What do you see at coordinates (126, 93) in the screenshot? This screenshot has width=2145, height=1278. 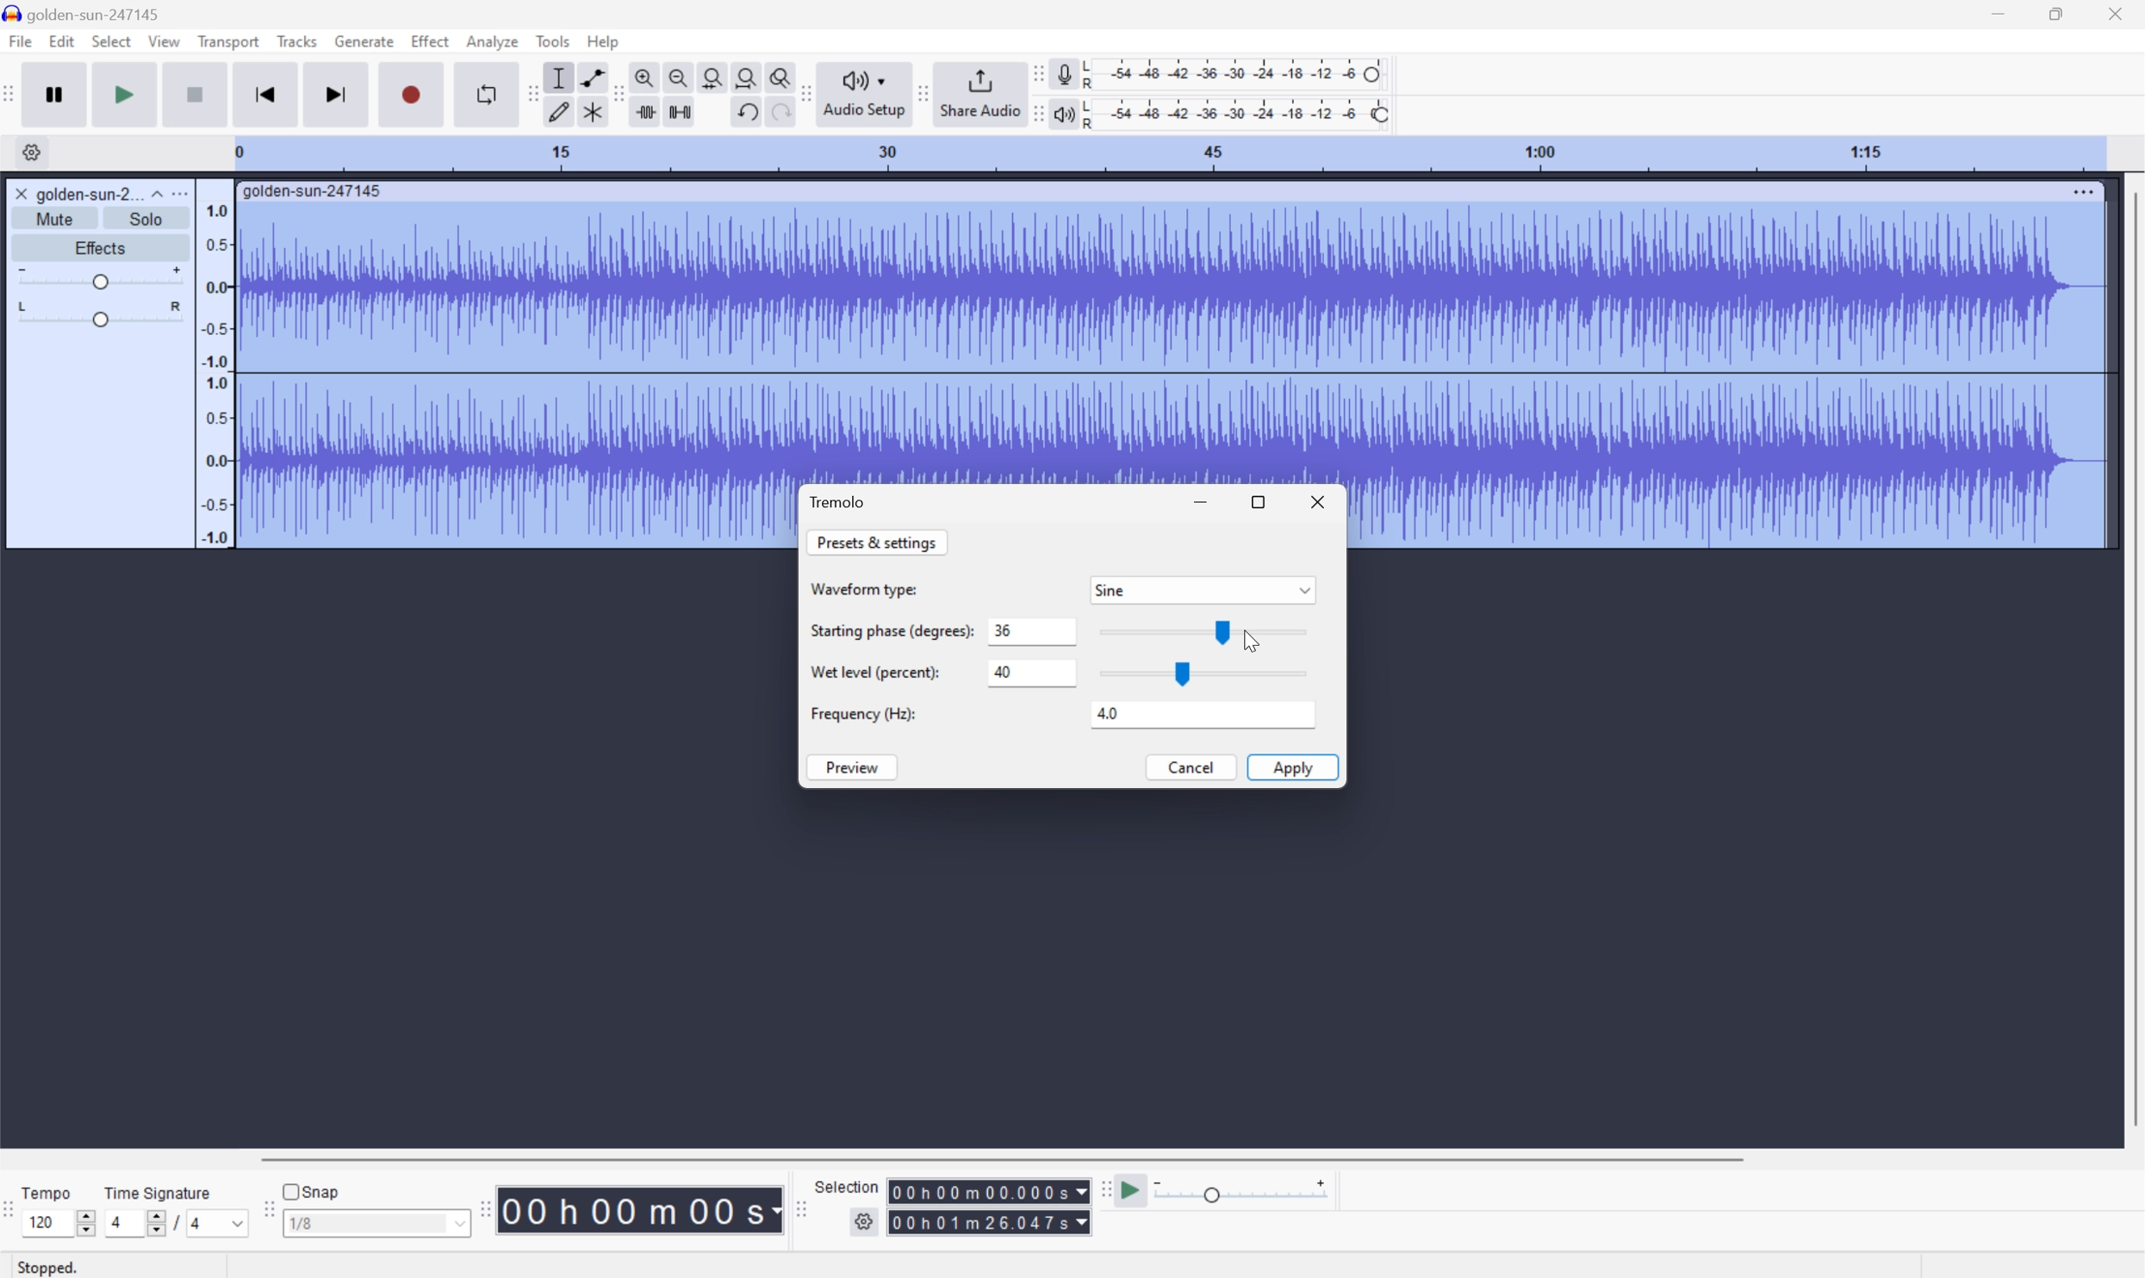 I see `Play` at bounding box center [126, 93].